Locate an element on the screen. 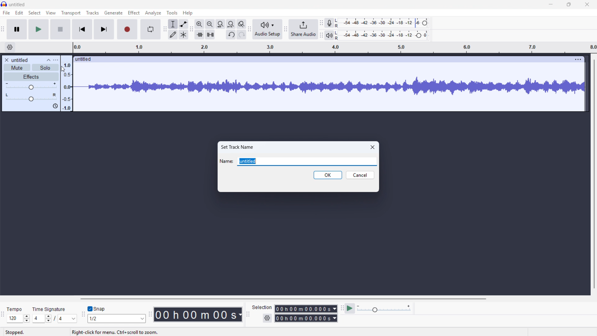 Image resolution: width=597 pixels, height=336 pixels. Selection tool  is located at coordinates (173, 24).